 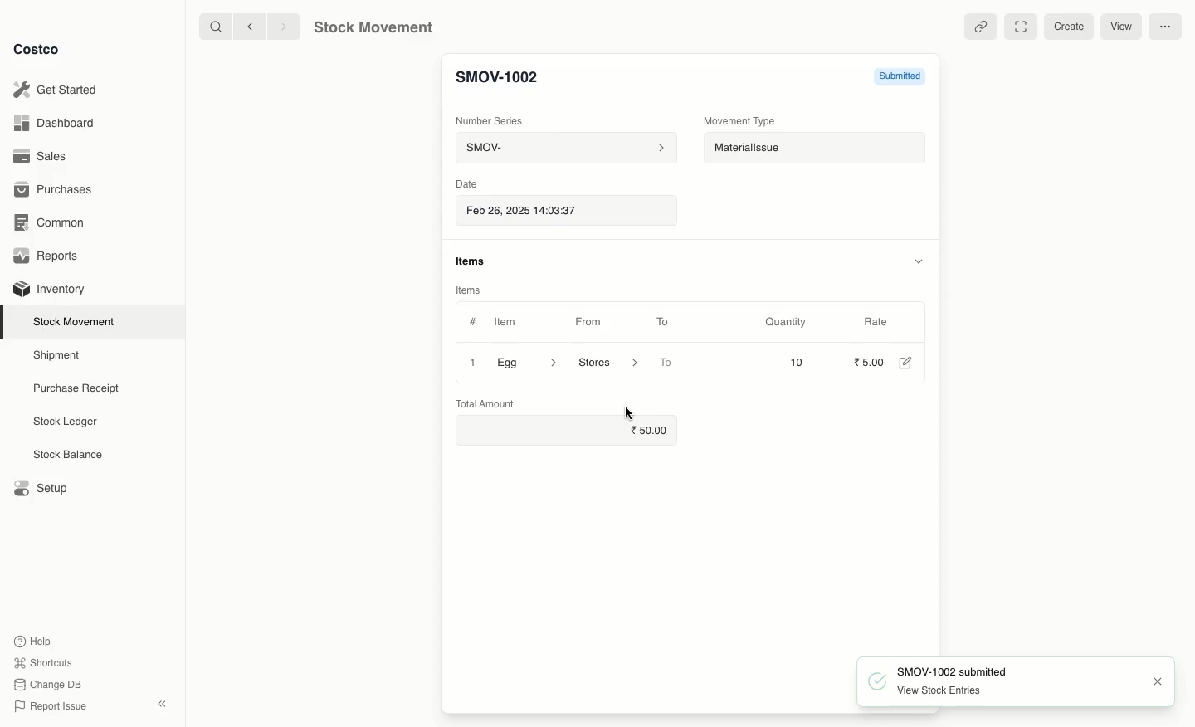 I want to click on More options, so click(x=1169, y=24).